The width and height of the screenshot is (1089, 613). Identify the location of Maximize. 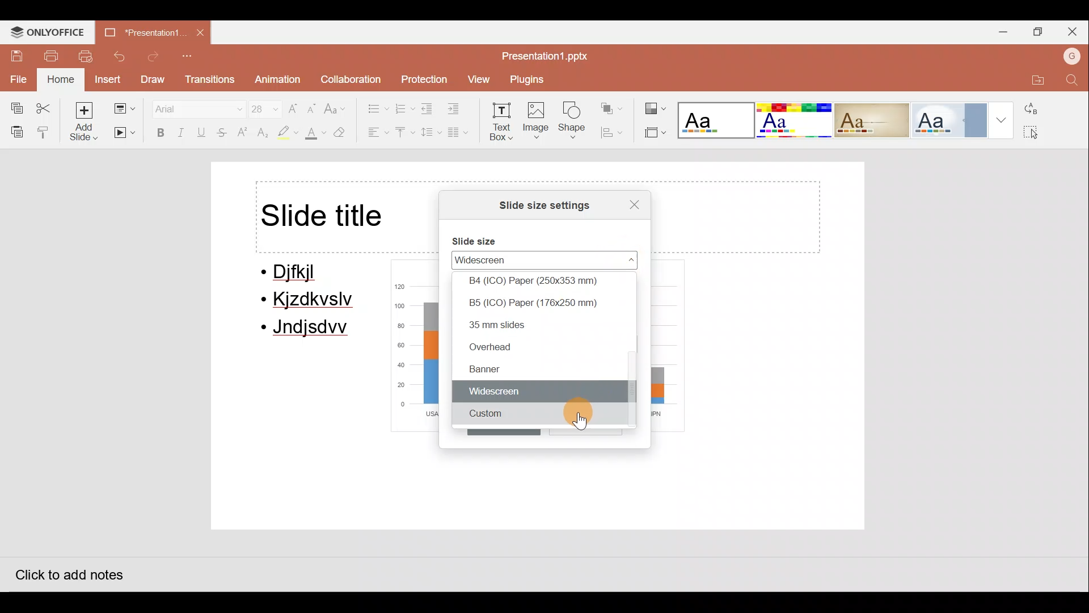
(1039, 31).